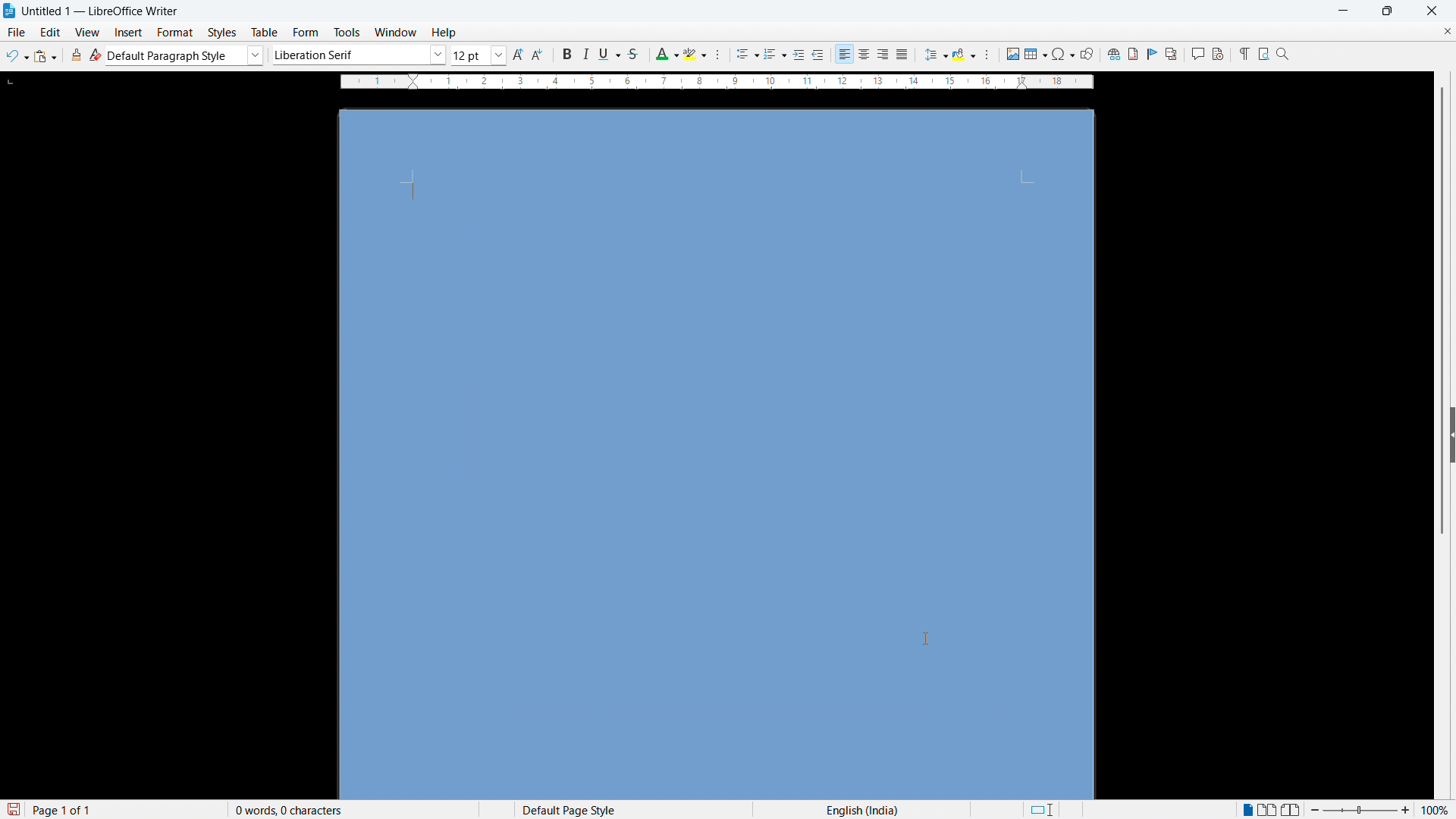 The height and width of the screenshot is (819, 1456). Describe the element at coordinates (290, 810) in the screenshot. I see `0 words, 0 characters` at that location.